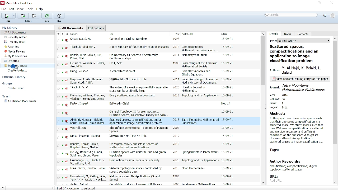  I want to click on 2013, so click(176, 96).